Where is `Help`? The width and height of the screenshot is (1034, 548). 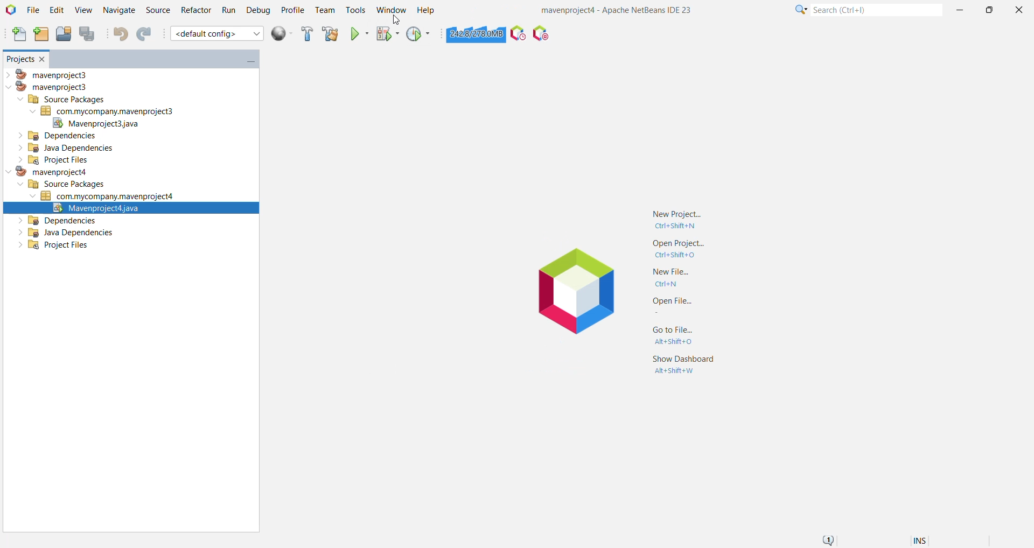 Help is located at coordinates (427, 11).